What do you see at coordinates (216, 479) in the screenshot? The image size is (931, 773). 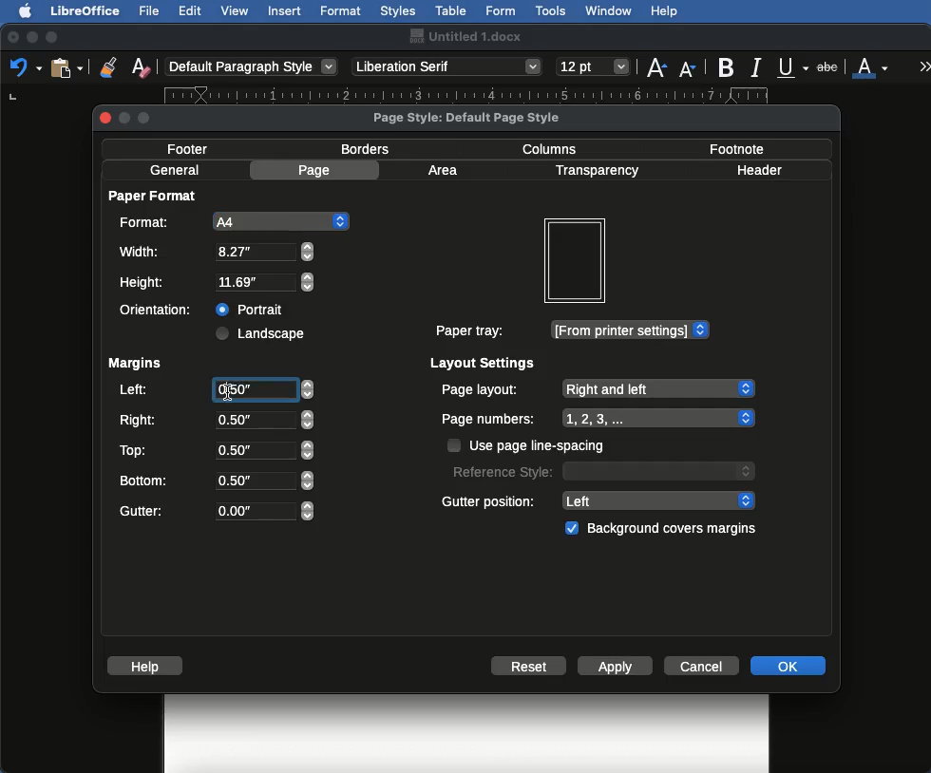 I see `Bottom` at bounding box center [216, 479].